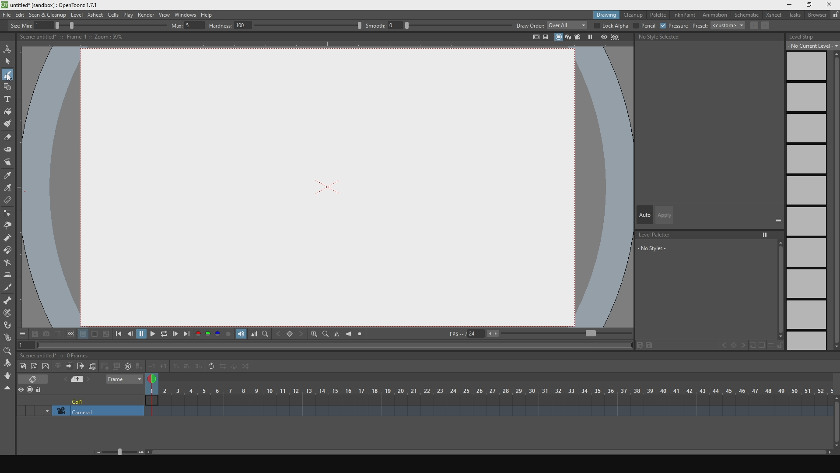  I want to click on pinch, so click(8, 226).